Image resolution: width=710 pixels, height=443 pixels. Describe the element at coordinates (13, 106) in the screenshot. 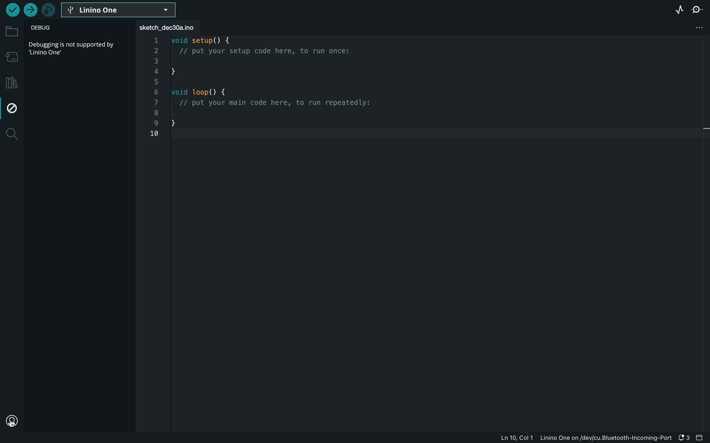

I see `debug` at that location.